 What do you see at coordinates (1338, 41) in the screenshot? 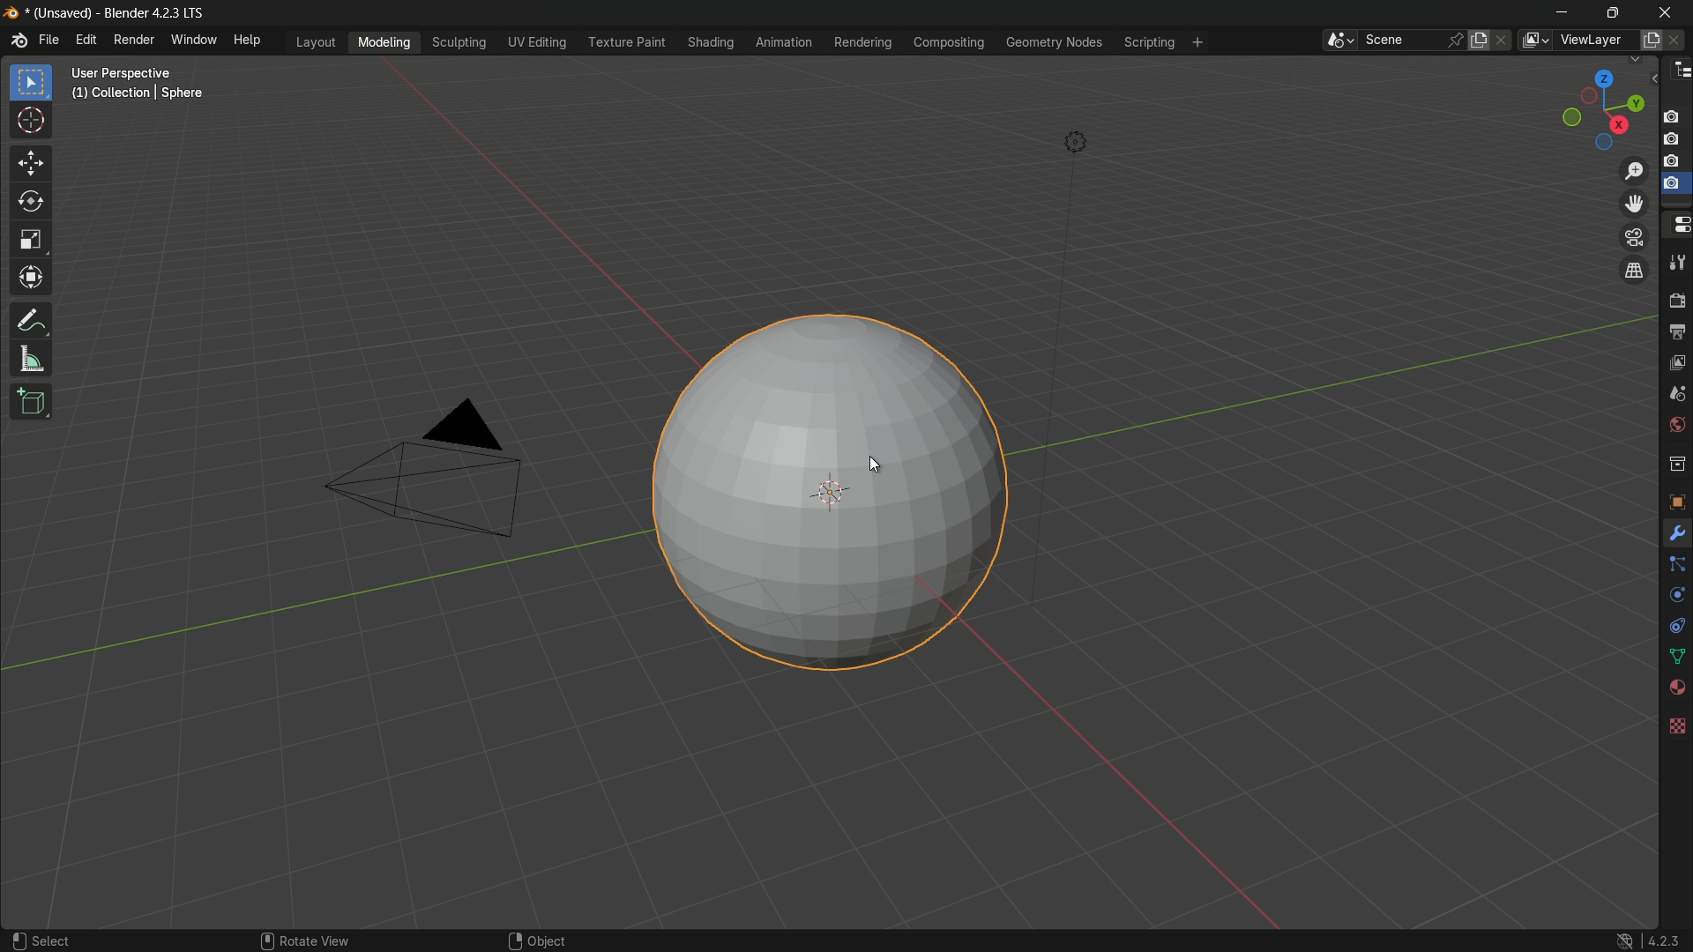
I see `browse scenes` at bounding box center [1338, 41].